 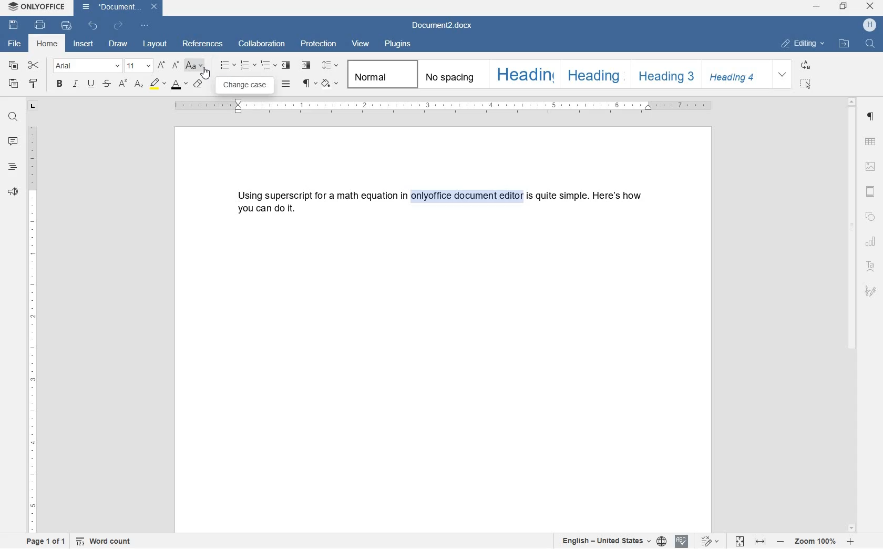 I want to click on header & footer, so click(x=872, y=192).